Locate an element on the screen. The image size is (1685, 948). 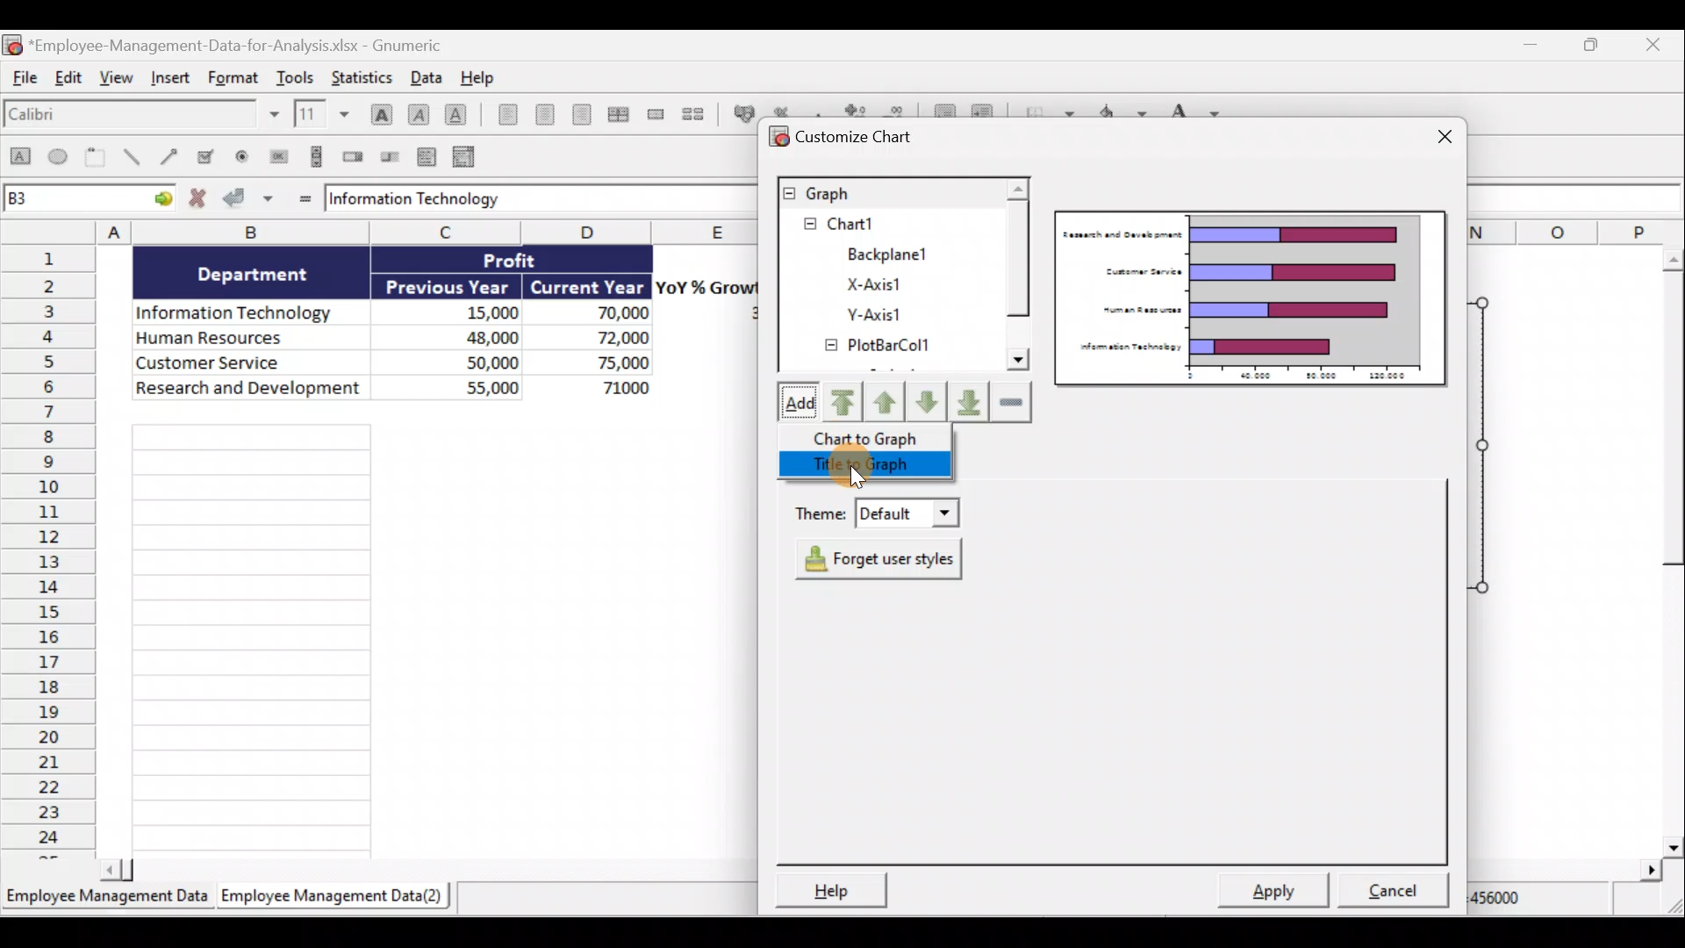
55,000 is located at coordinates (470, 386).